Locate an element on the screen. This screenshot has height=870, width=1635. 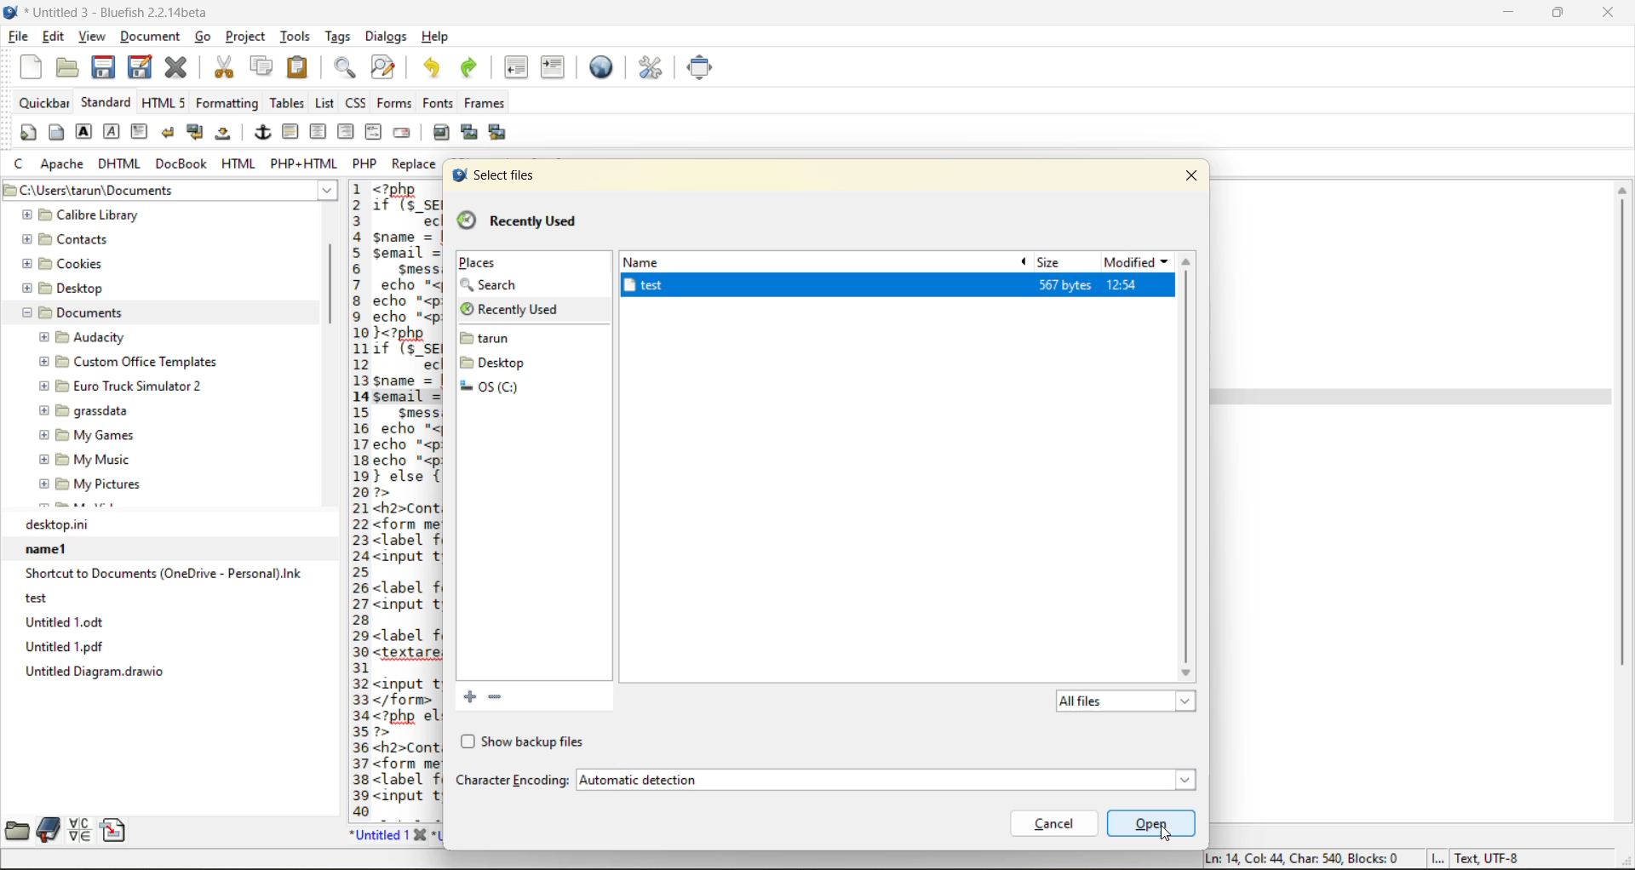
remove the selected bookmark is located at coordinates (501, 698).